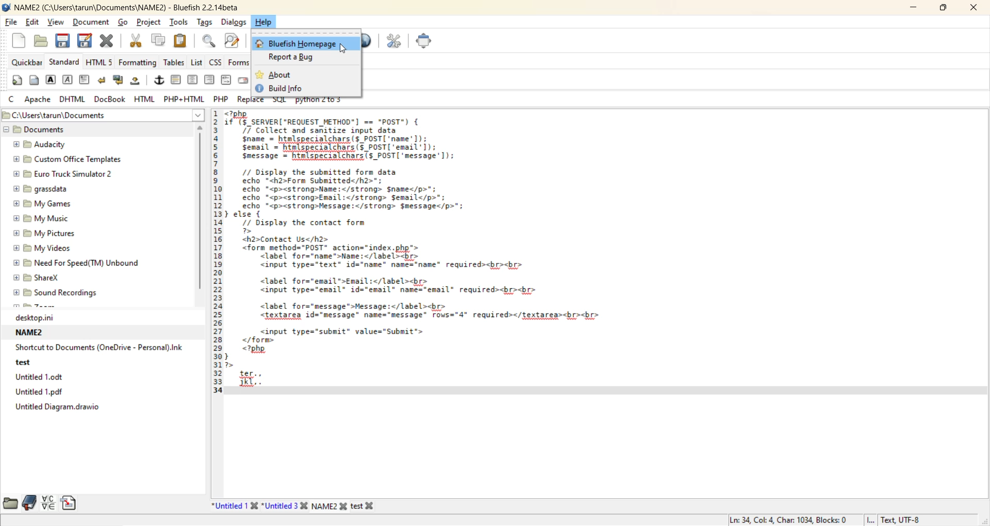 Image resolution: width=990 pixels, height=526 pixels. What do you see at coordinates (287, 88) in the screenshot?
I see `build info` at bounding box center [287, 88].